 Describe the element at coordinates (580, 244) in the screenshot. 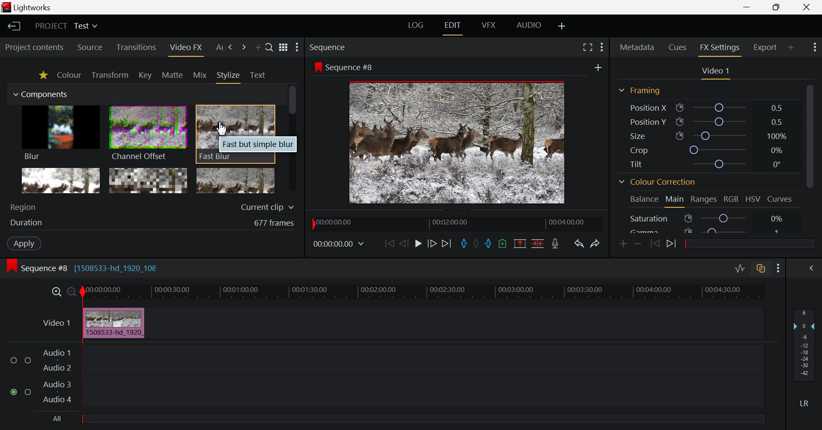

I see `Undo` at that location.